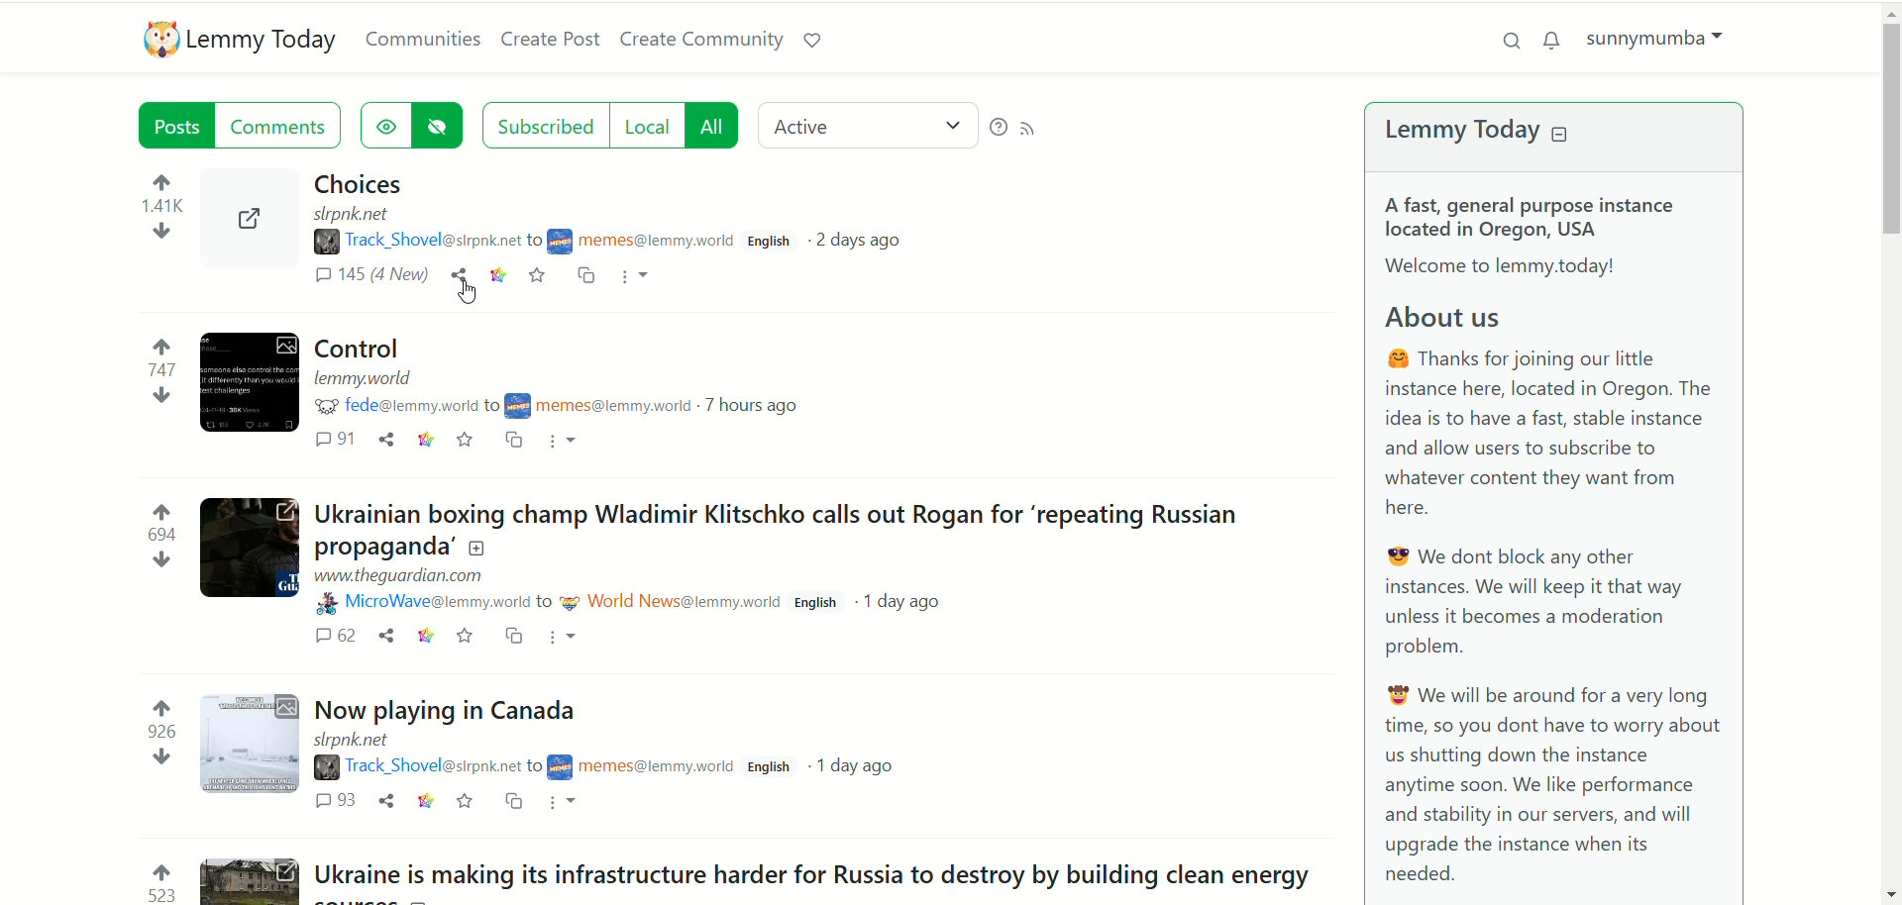 The height and width of the screenshot is (905, 1902). I want to click on votes up and down, so click(162, 209).